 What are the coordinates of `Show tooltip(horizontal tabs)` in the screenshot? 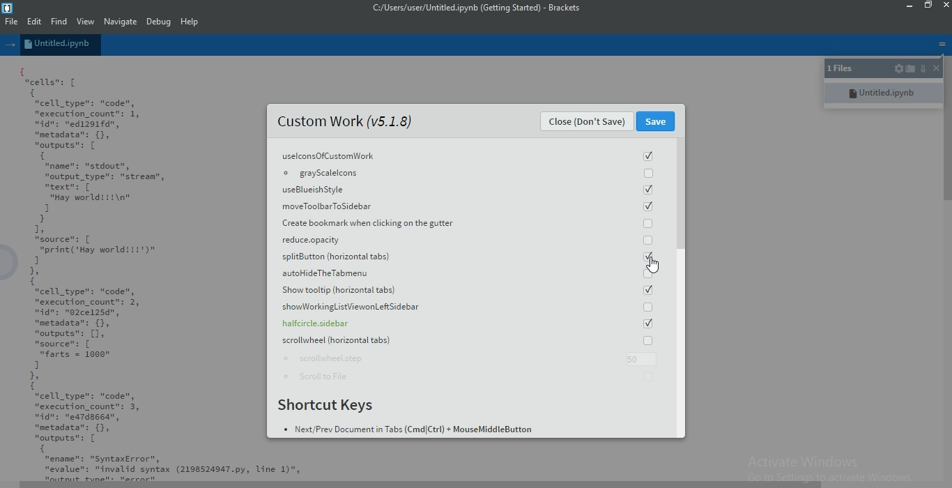 It's located at (473, 291).